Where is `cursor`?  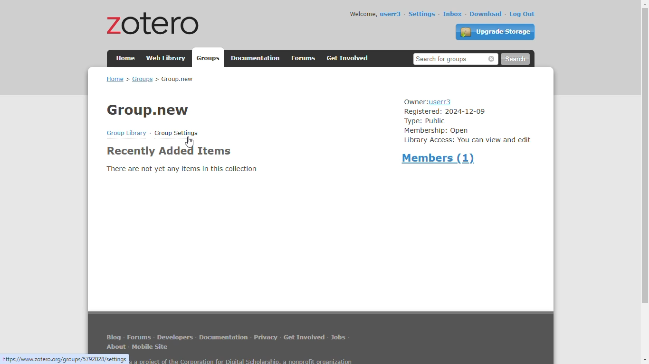
cursor is located at coordinates (190, 142).